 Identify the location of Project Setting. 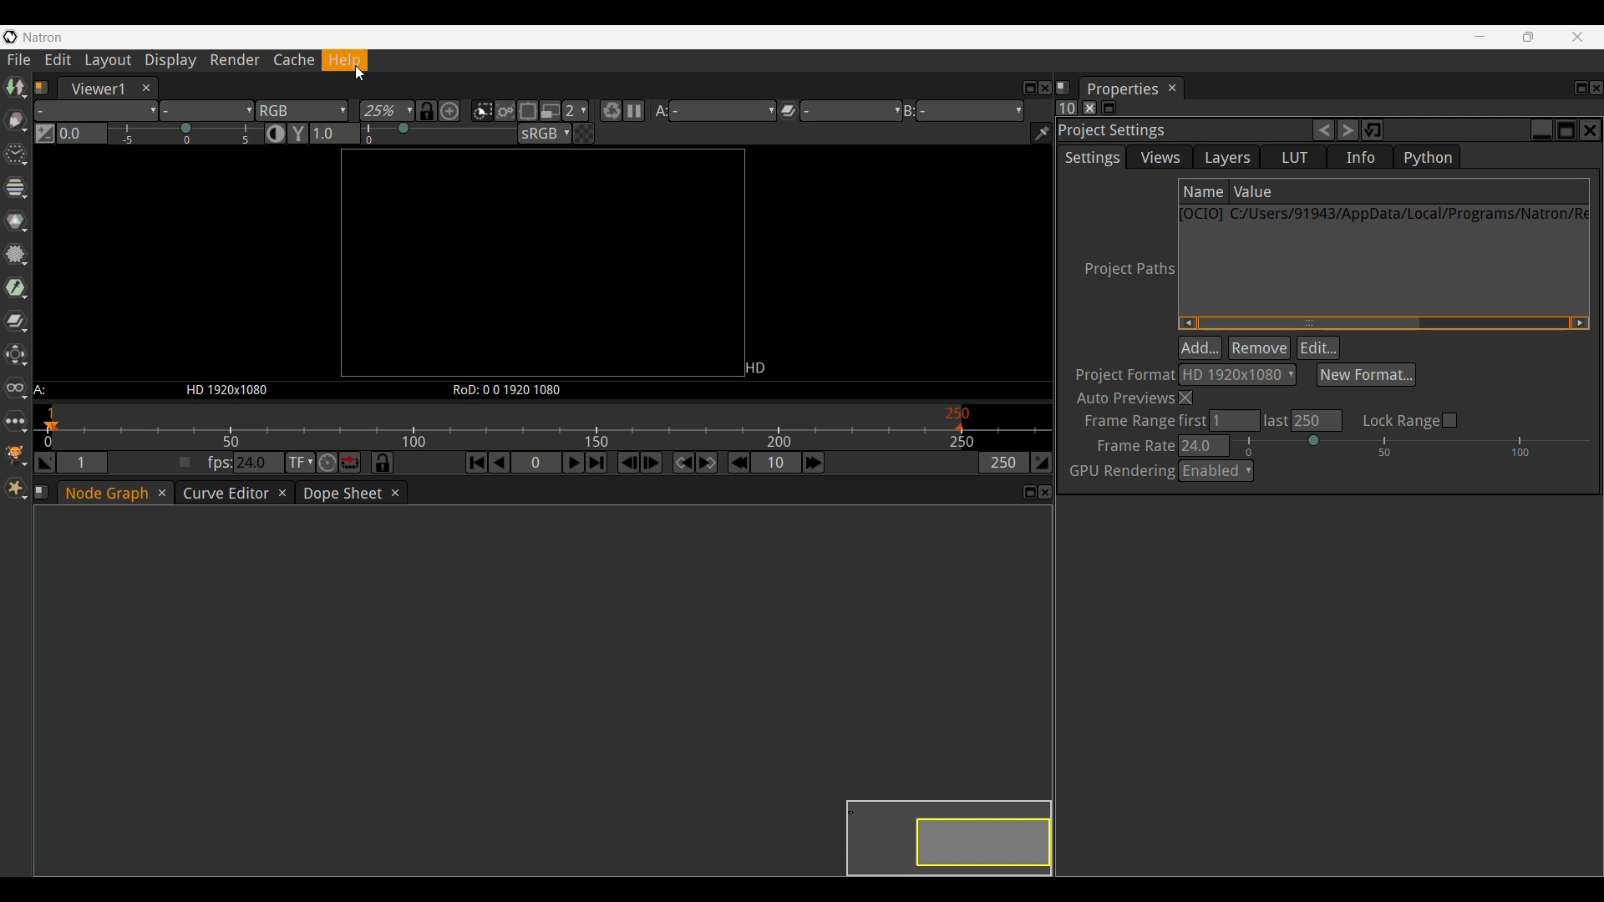
(1175, 130).